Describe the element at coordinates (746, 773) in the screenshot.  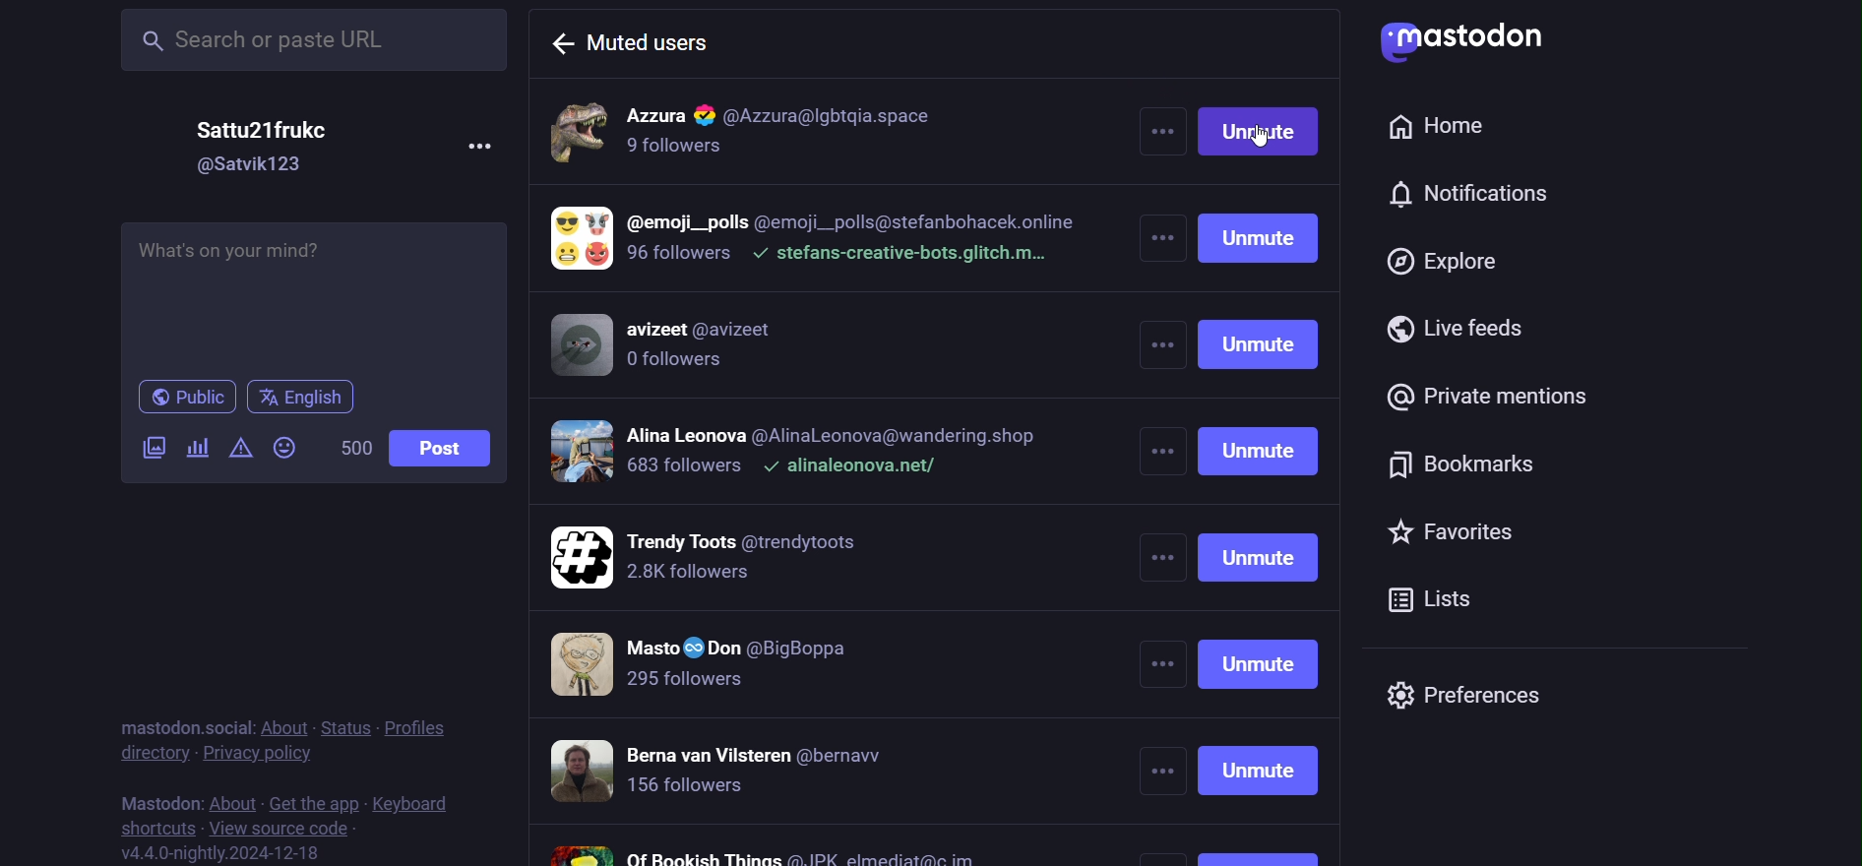
I see `muted user 7` at that location.